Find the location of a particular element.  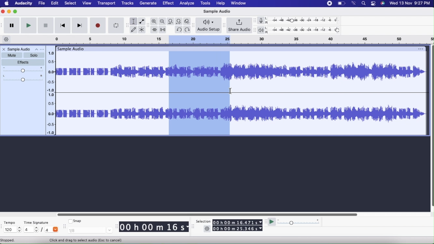

Selection is located at coordinates (203, 222).